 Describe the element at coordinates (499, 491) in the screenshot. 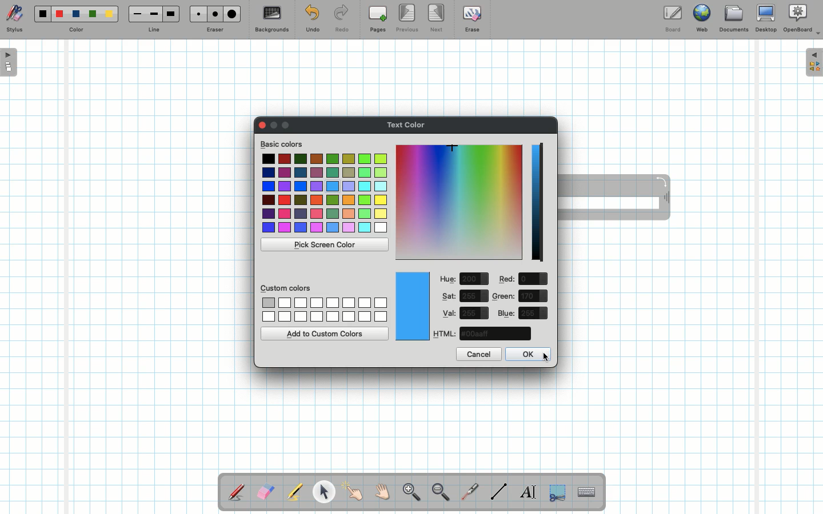

I see `Line` at that location.